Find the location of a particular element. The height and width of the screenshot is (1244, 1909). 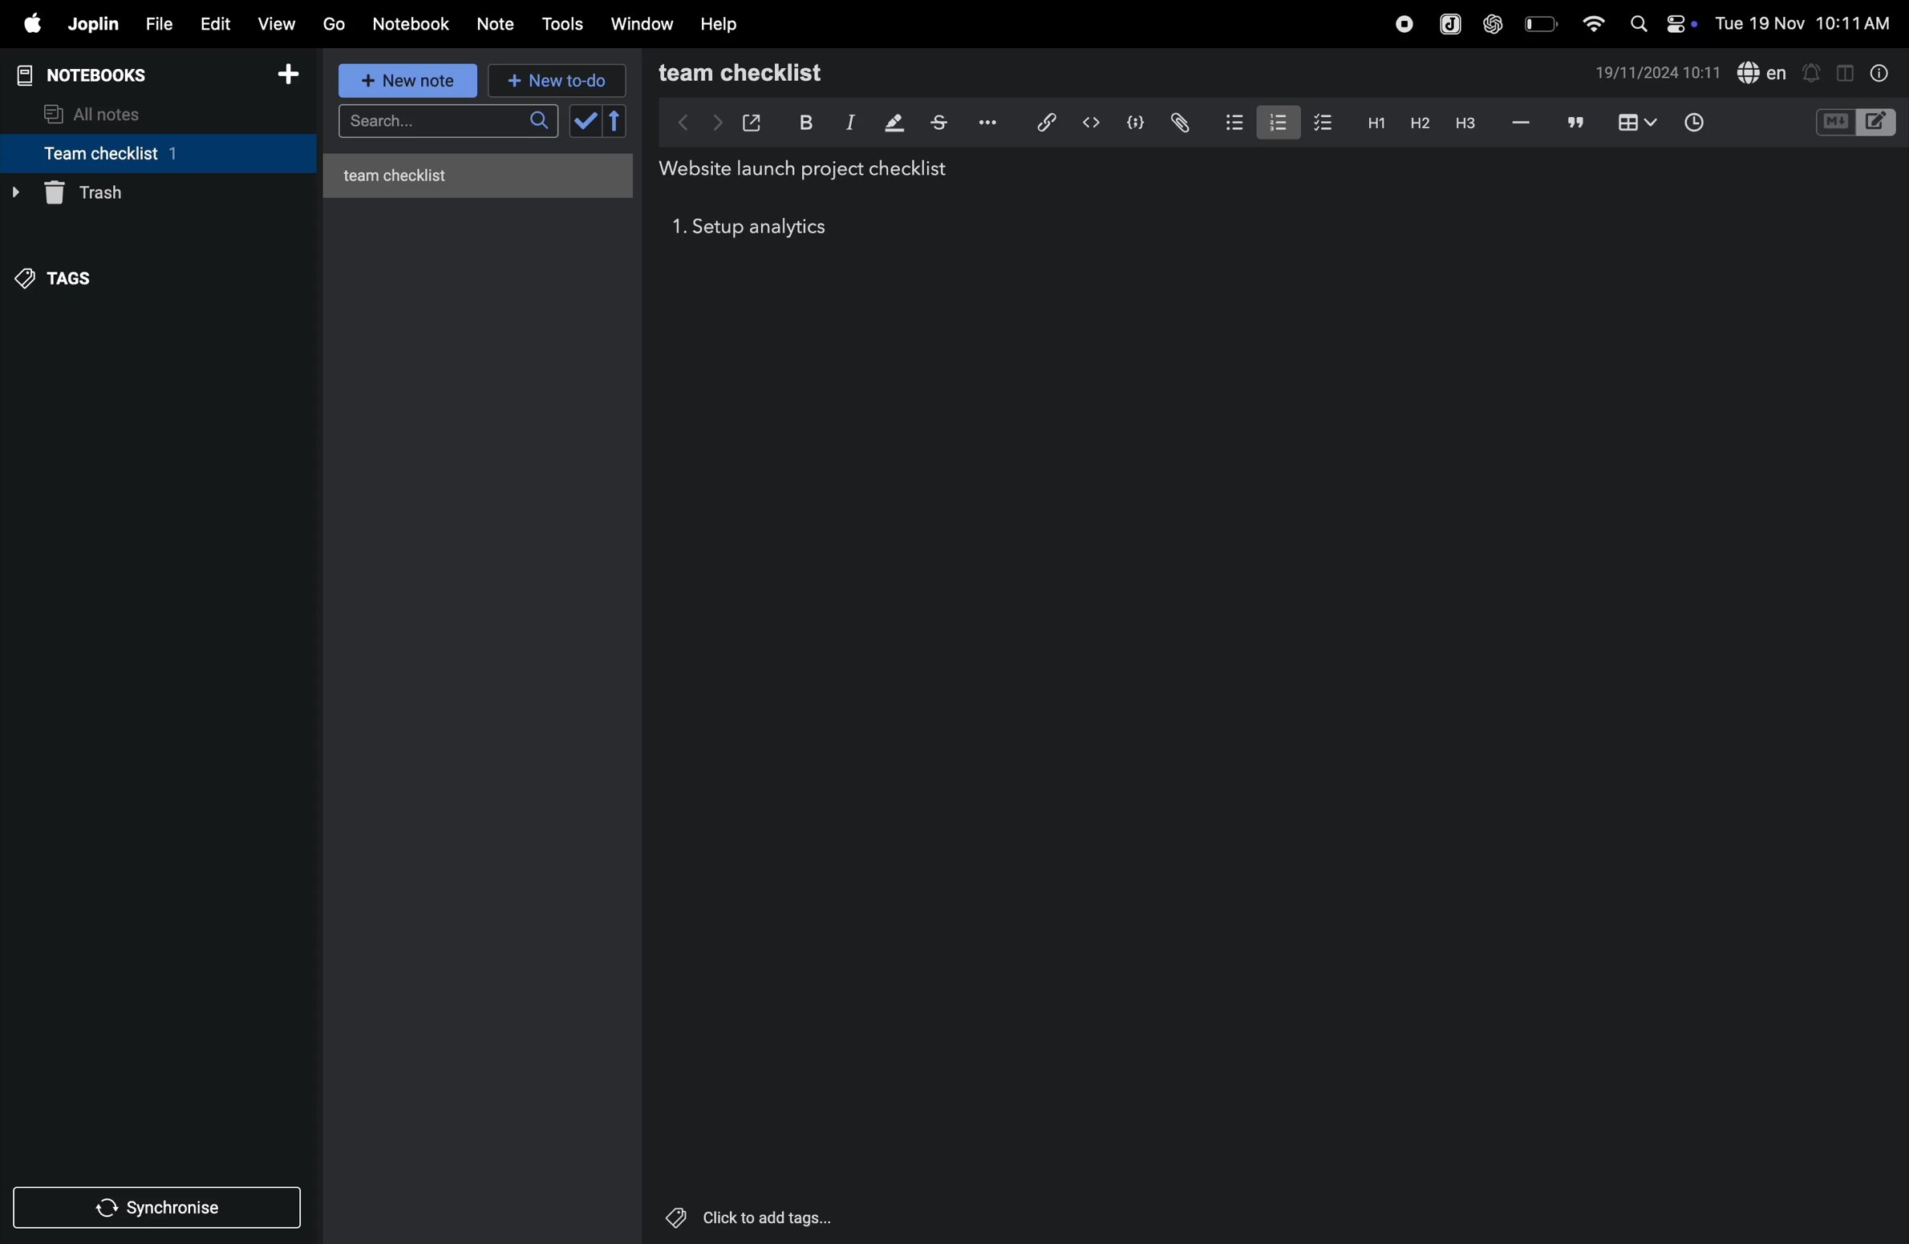

time is located at coordinates (1696, 120).